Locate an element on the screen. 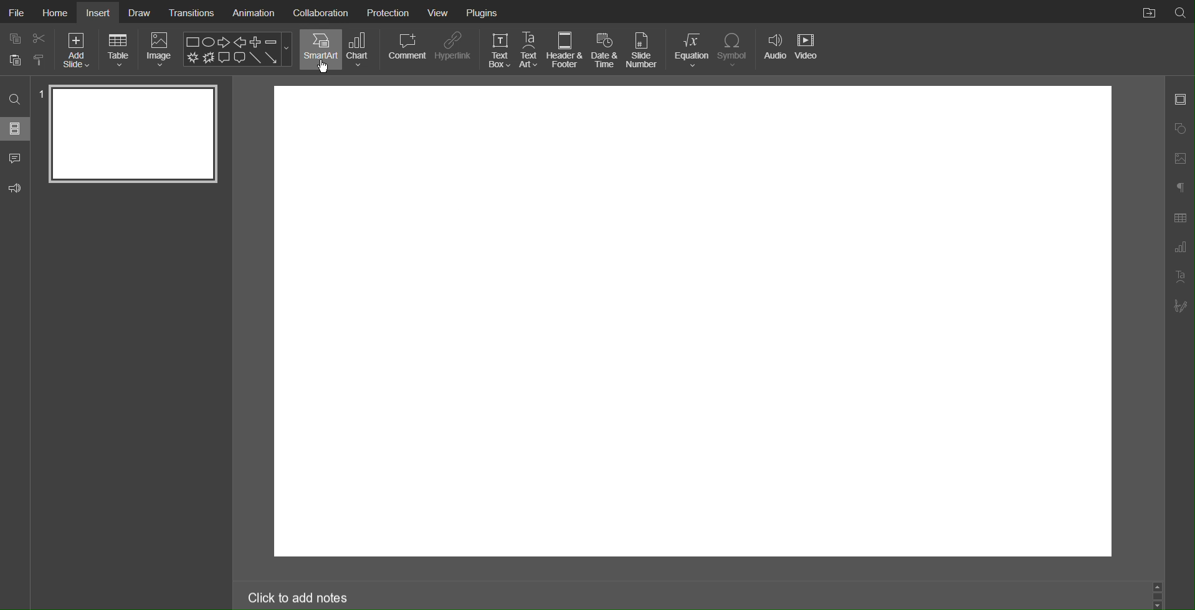  File  is located at coordinates (15, 11).